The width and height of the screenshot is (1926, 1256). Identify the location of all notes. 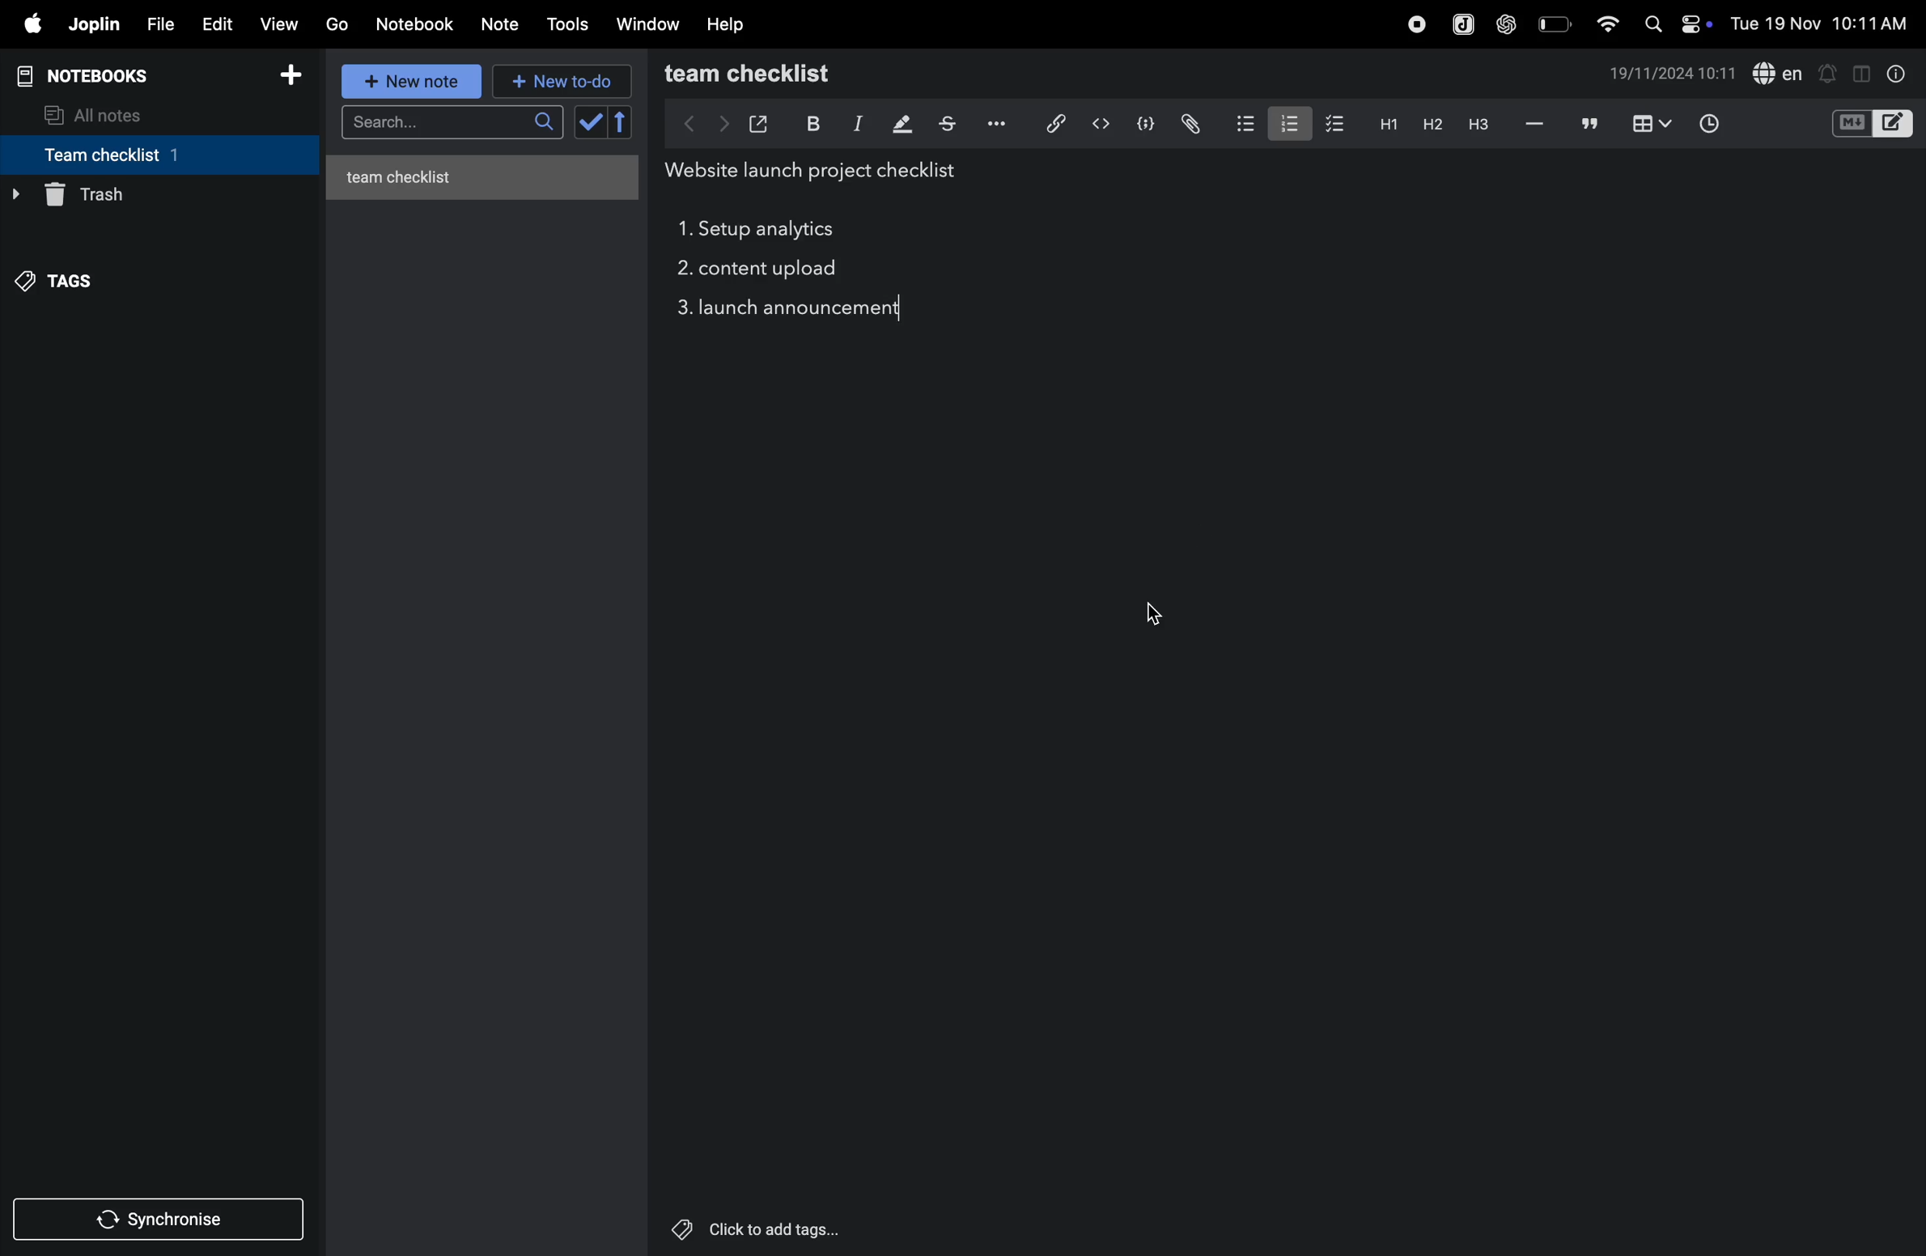
(106, 113).